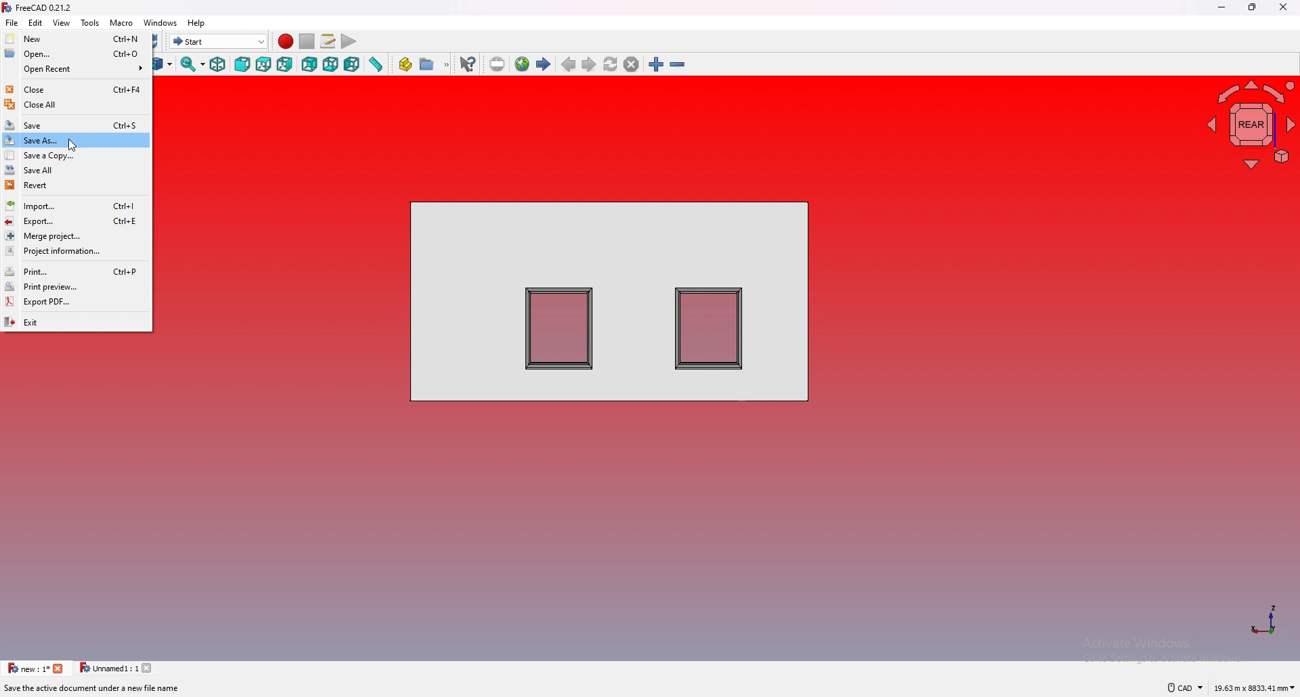 The width and height of the screenshot is (1300, 697). Describe the element at coordinates (1264, 619) in the screenshot. I see `axis` at that location.